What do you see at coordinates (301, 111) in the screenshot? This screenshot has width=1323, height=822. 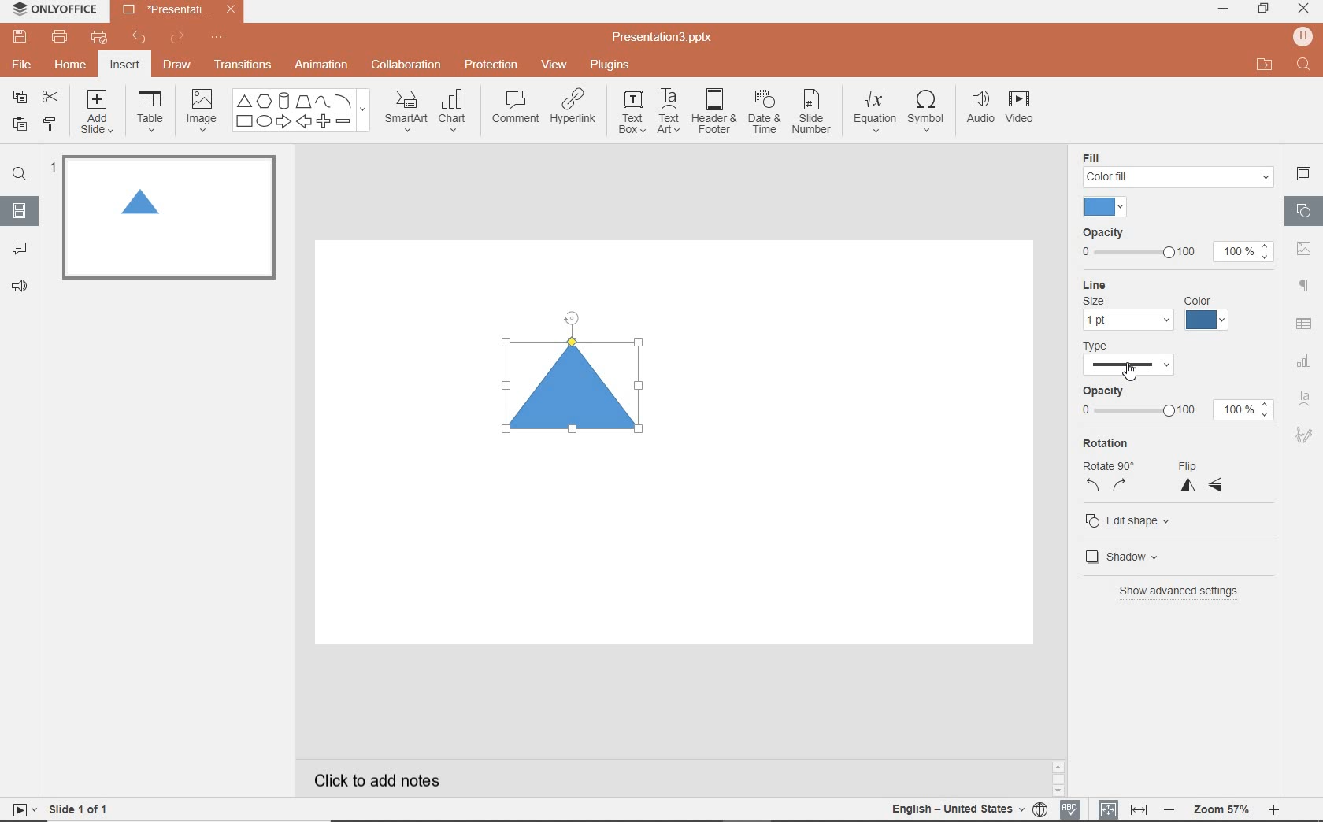 I see `SHAPES` at bounding box center [301, 111].